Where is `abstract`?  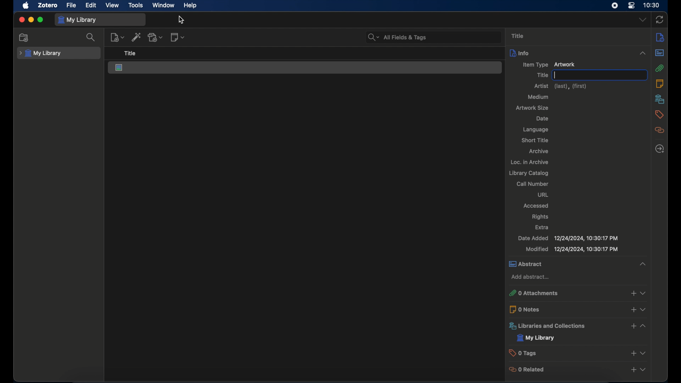
abstract is located at coordinates (660, 53).